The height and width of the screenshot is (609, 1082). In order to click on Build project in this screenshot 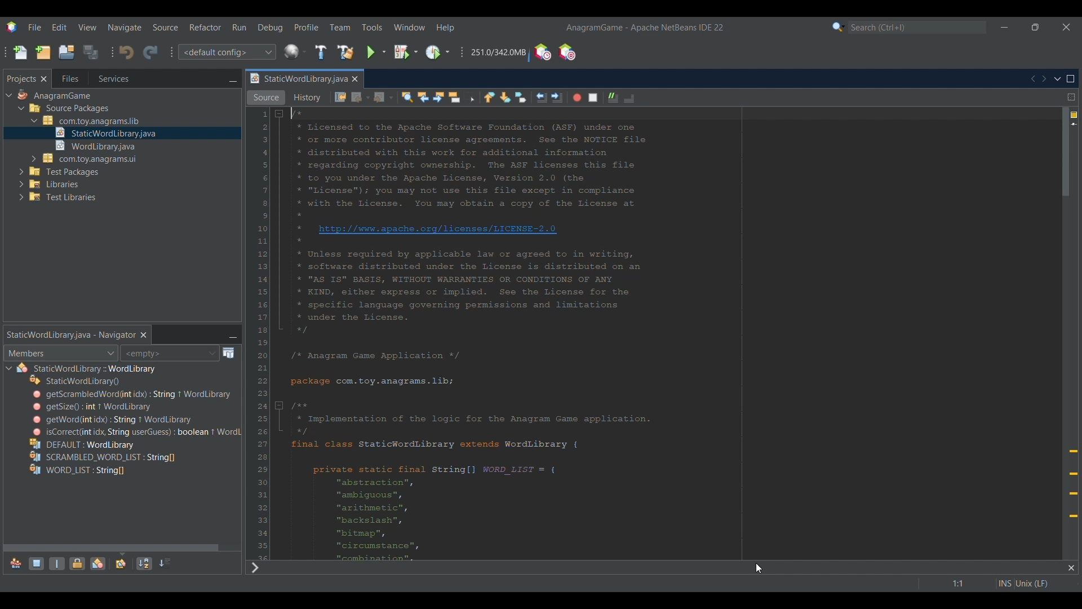, I will do `click(321, 52)`.